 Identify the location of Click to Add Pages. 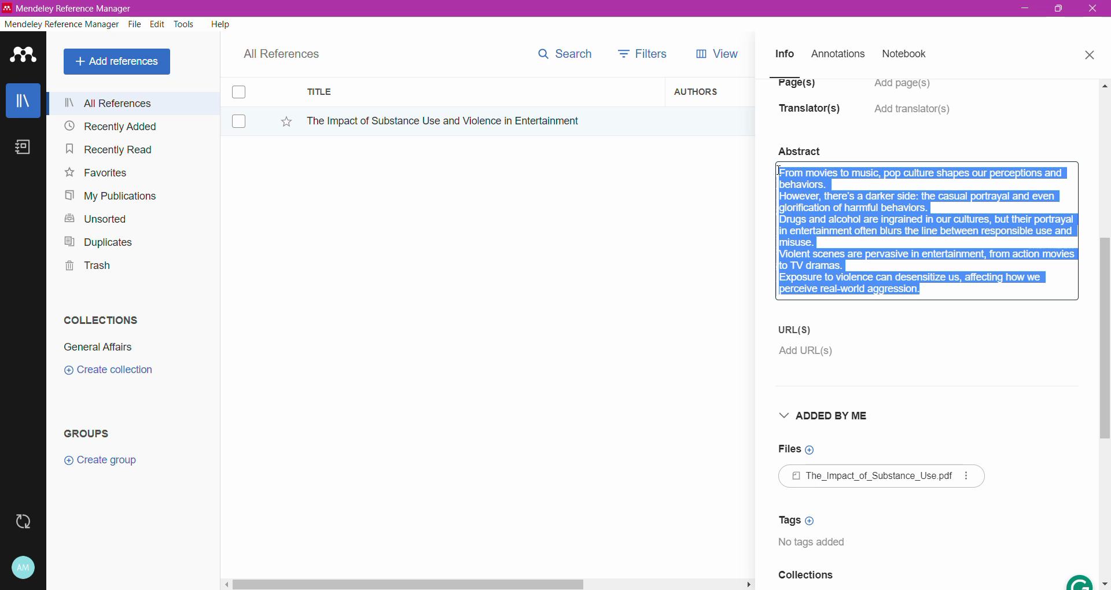
(908, 89).